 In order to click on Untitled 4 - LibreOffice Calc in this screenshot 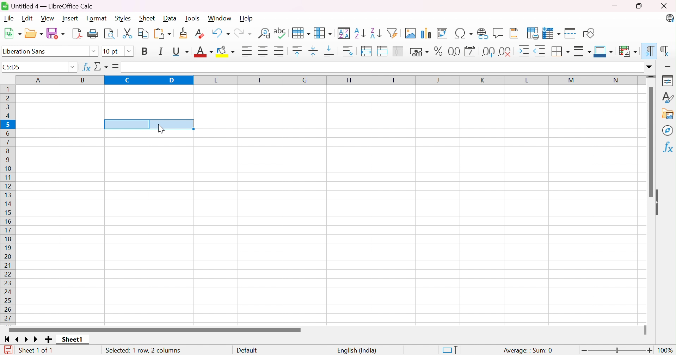, I will do `click(47, 6)`.